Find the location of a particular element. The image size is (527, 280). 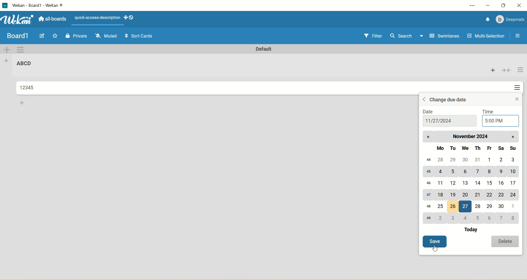

settings and more is located at coordinates (469, 5).